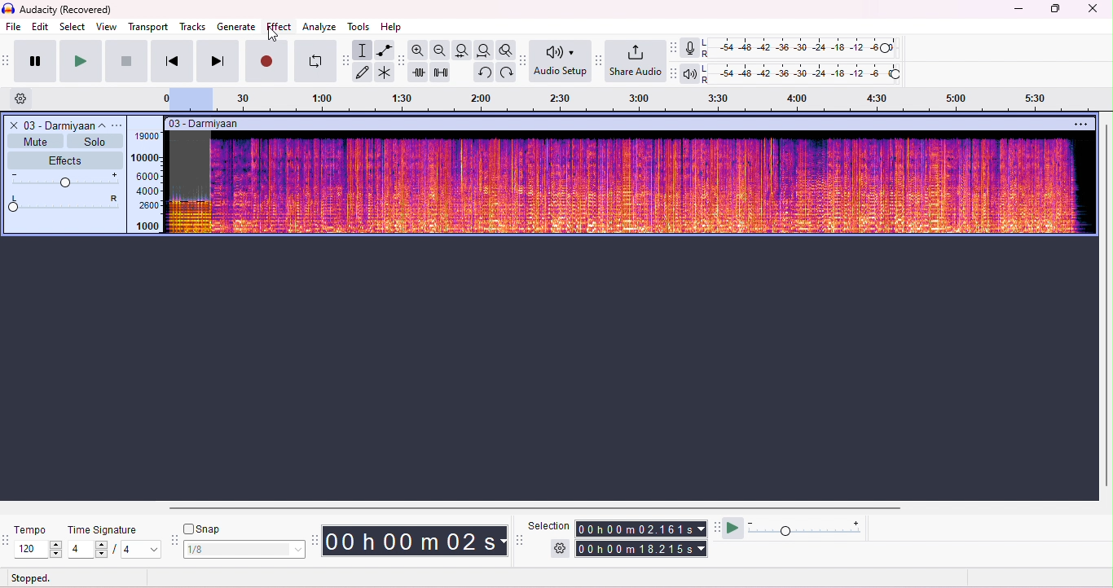  I want to click on mute, so click(36, 140).